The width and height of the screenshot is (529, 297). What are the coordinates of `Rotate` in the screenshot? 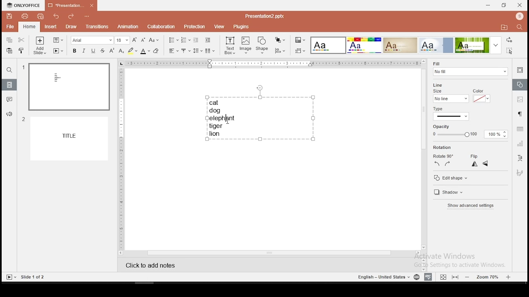 It's located at (444, 162).